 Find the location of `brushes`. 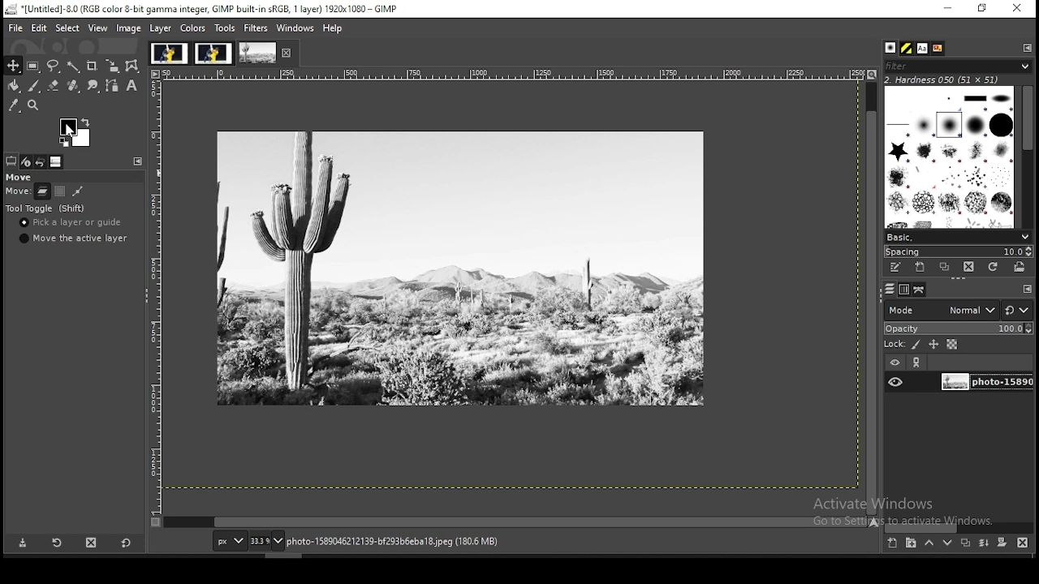

brushes is located at coordinates (892, 48).